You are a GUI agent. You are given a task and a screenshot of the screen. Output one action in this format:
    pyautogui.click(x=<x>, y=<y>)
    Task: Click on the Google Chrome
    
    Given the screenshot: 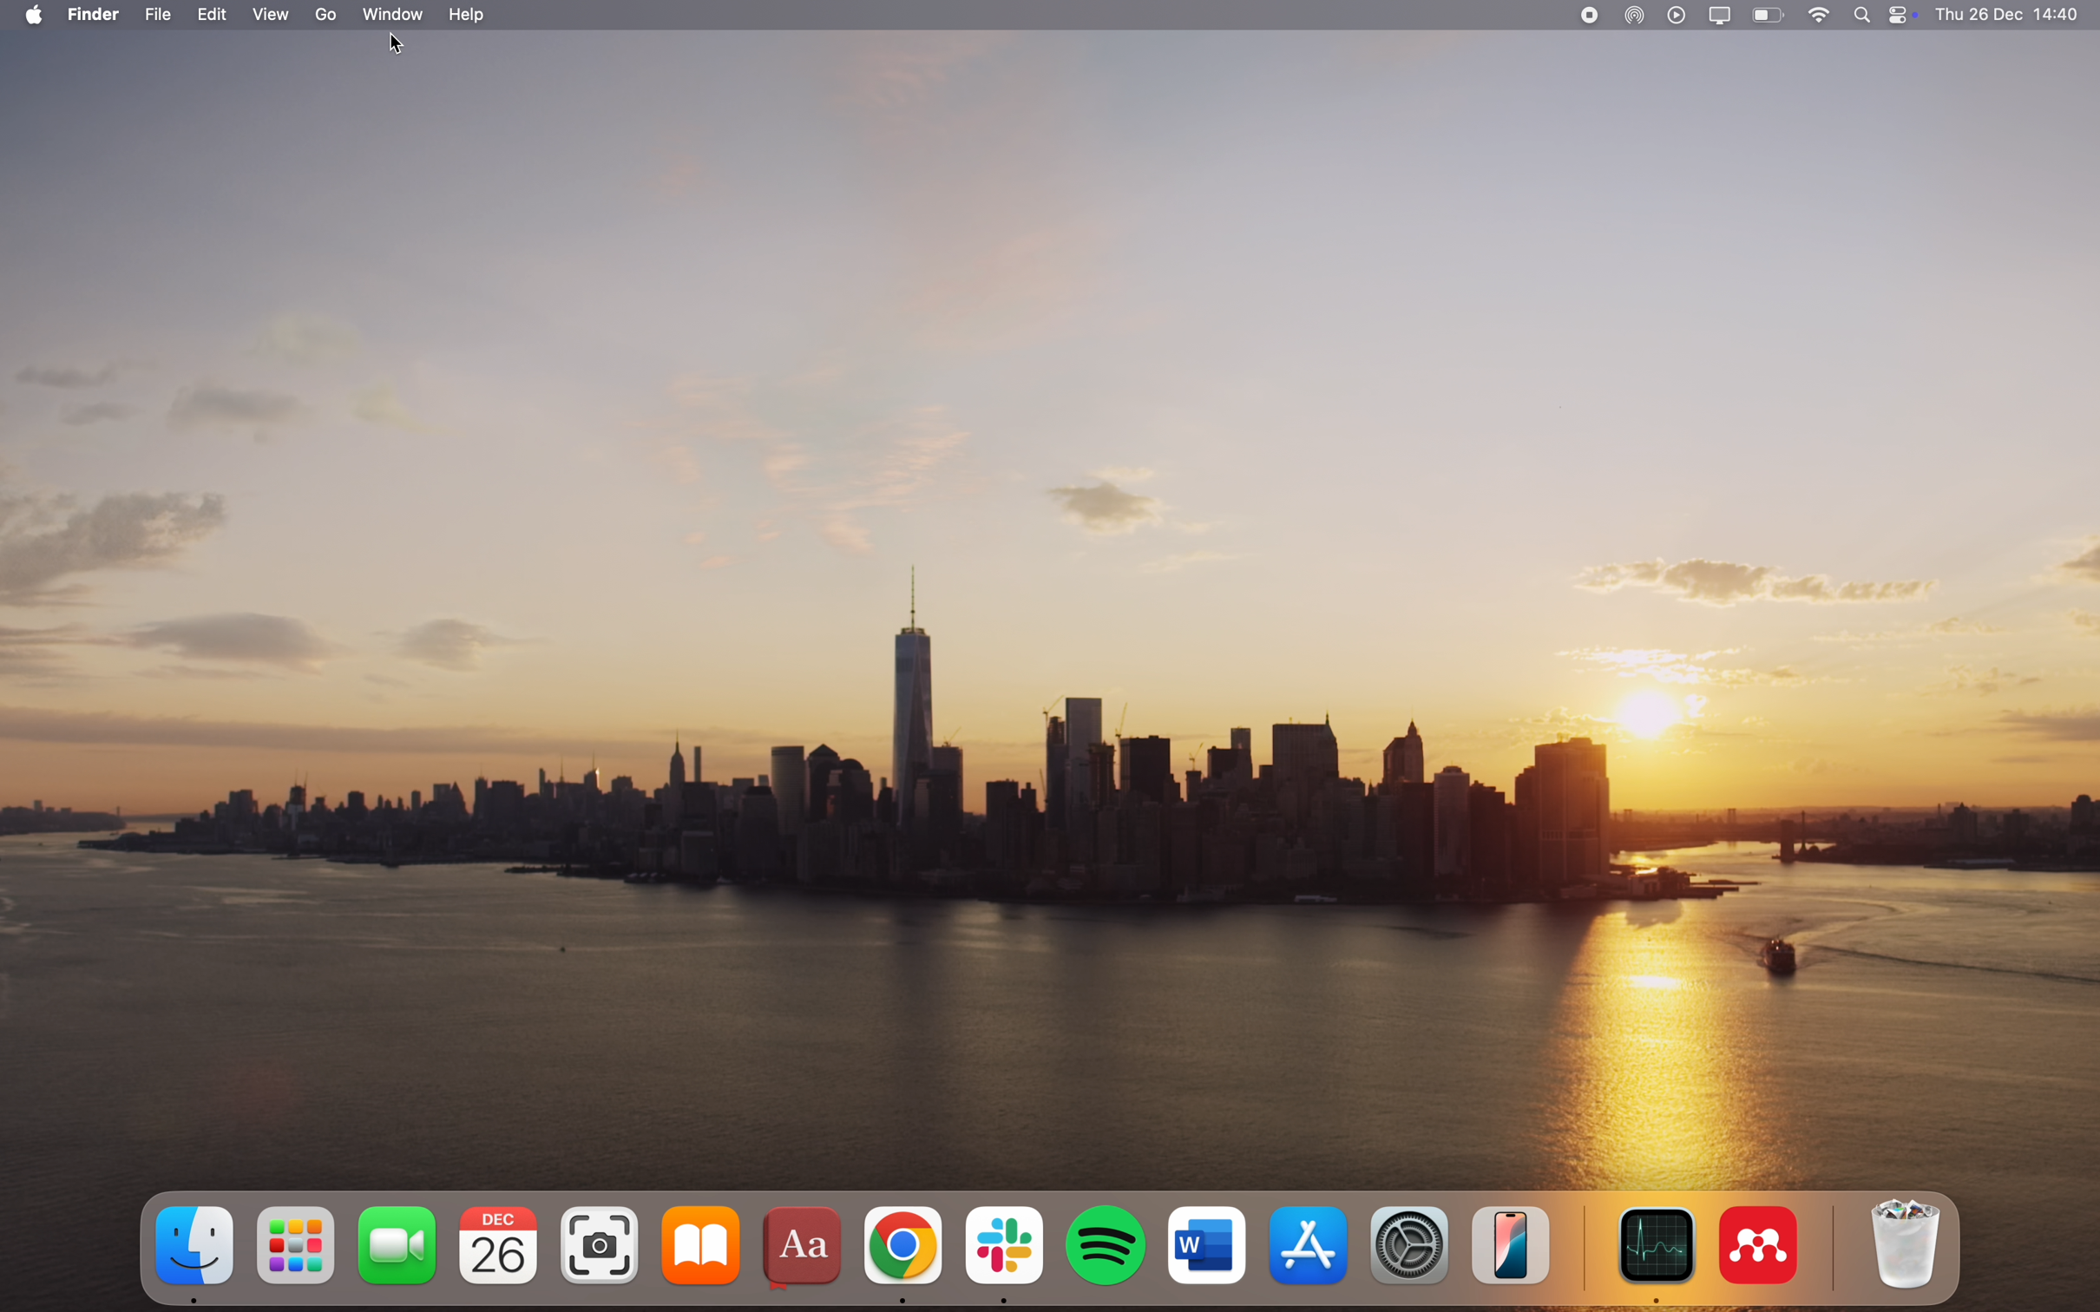 What is the action you would take?
    pyautogui.click(x=903, y=1256)
    